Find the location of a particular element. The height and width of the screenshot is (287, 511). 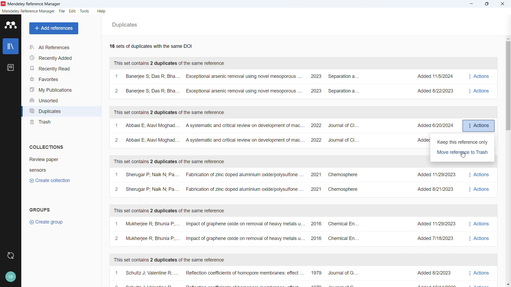

Create collection  is located at coordinates (51, 181).